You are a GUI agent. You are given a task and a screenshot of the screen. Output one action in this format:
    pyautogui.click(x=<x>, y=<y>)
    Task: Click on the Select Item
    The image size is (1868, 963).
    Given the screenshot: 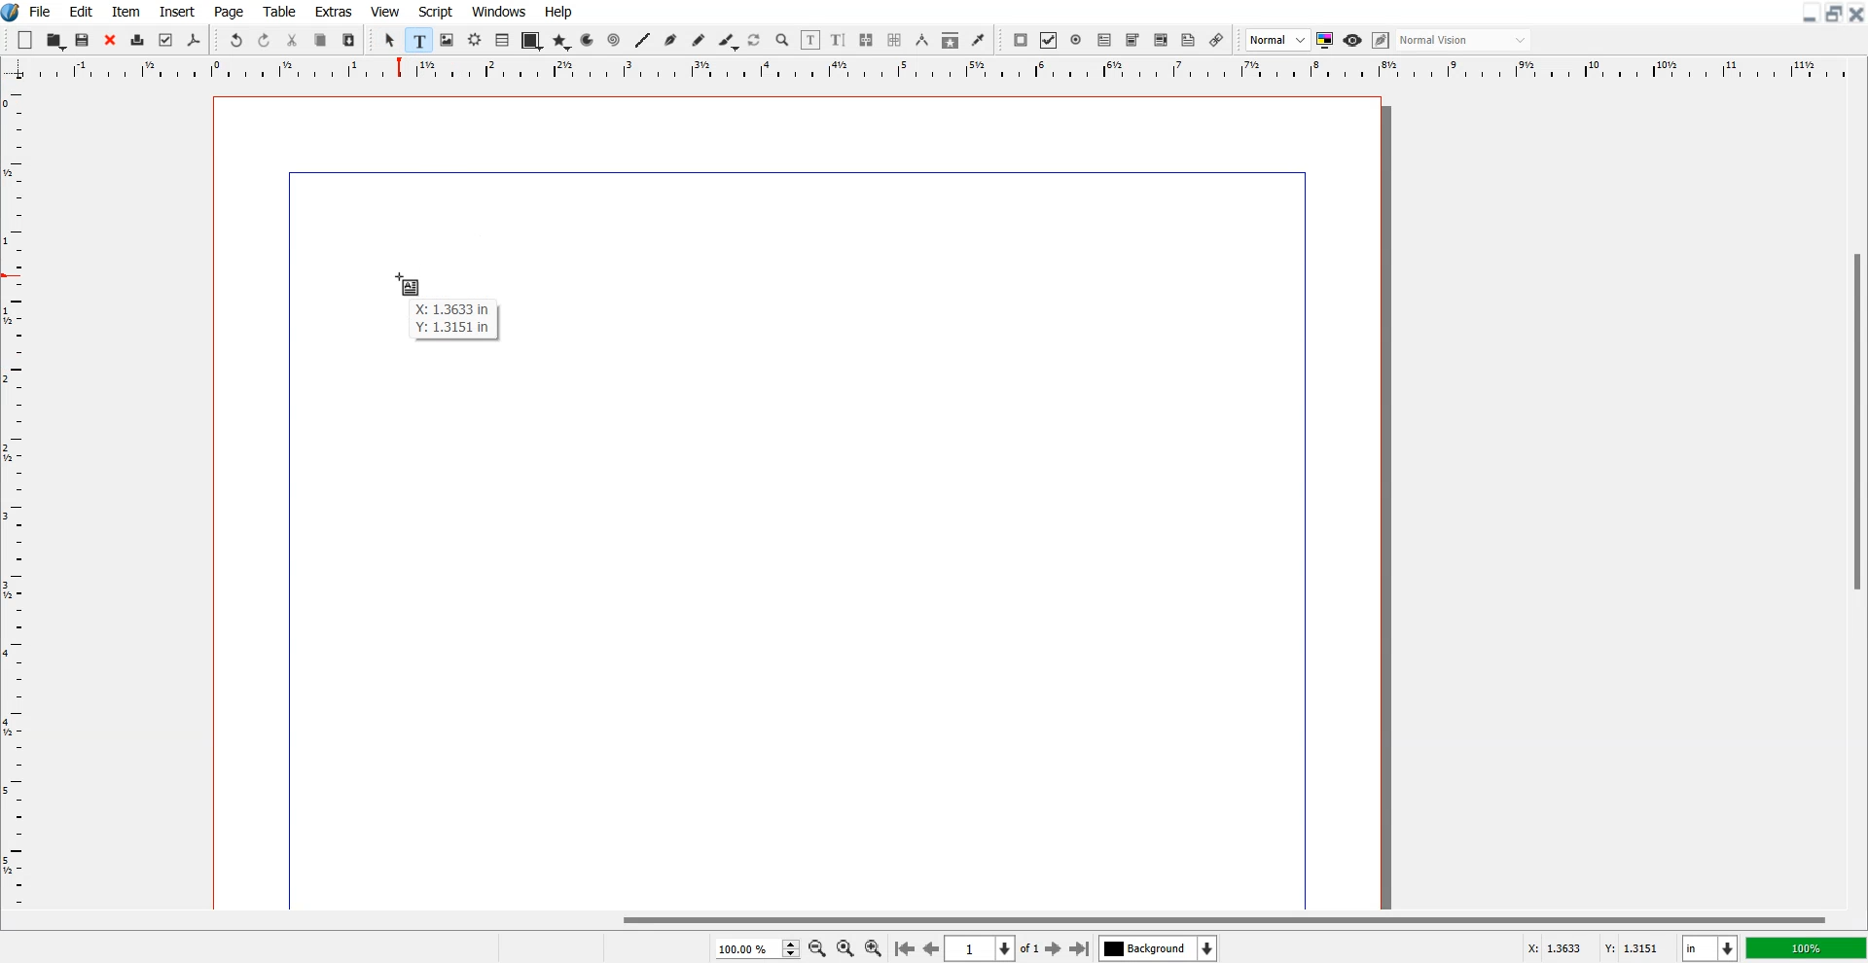 What is the action you would take?
    pyautogui.click(x=392, y=40)
    